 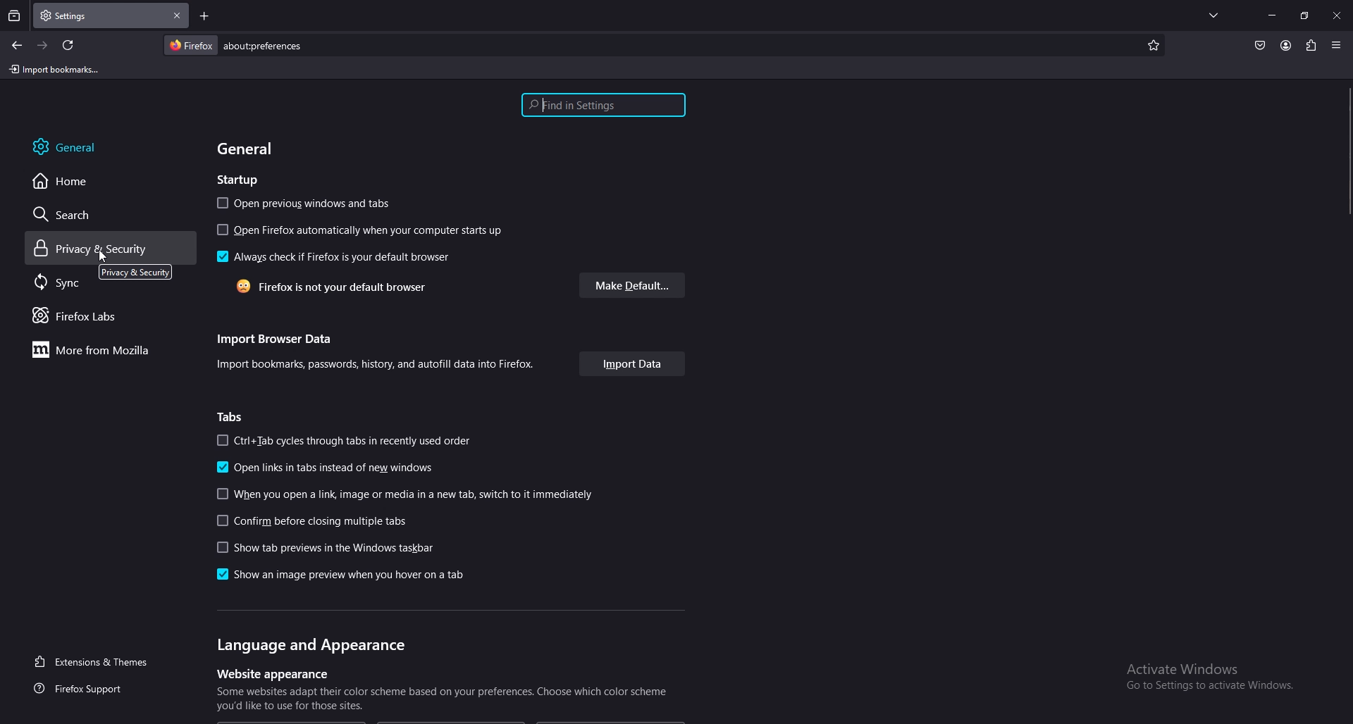 What do you see at coordinates (343, 575) in the screenshot?
I see `show as an image preview` at bounding box center [343, 575].